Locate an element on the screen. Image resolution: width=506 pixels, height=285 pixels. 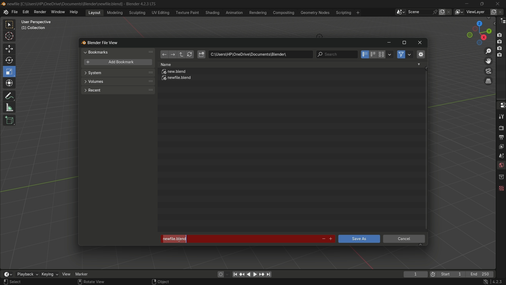
layout menu is located at coordinates (94, 12).